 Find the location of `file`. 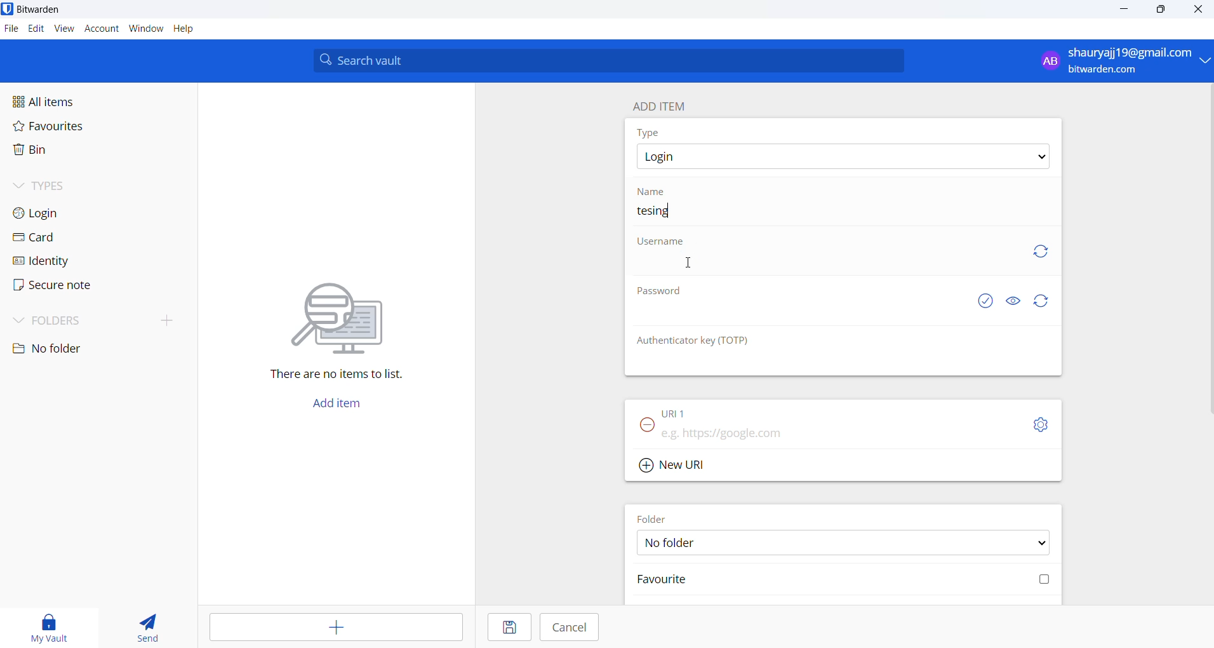

file is located at coordinates (11, 29).